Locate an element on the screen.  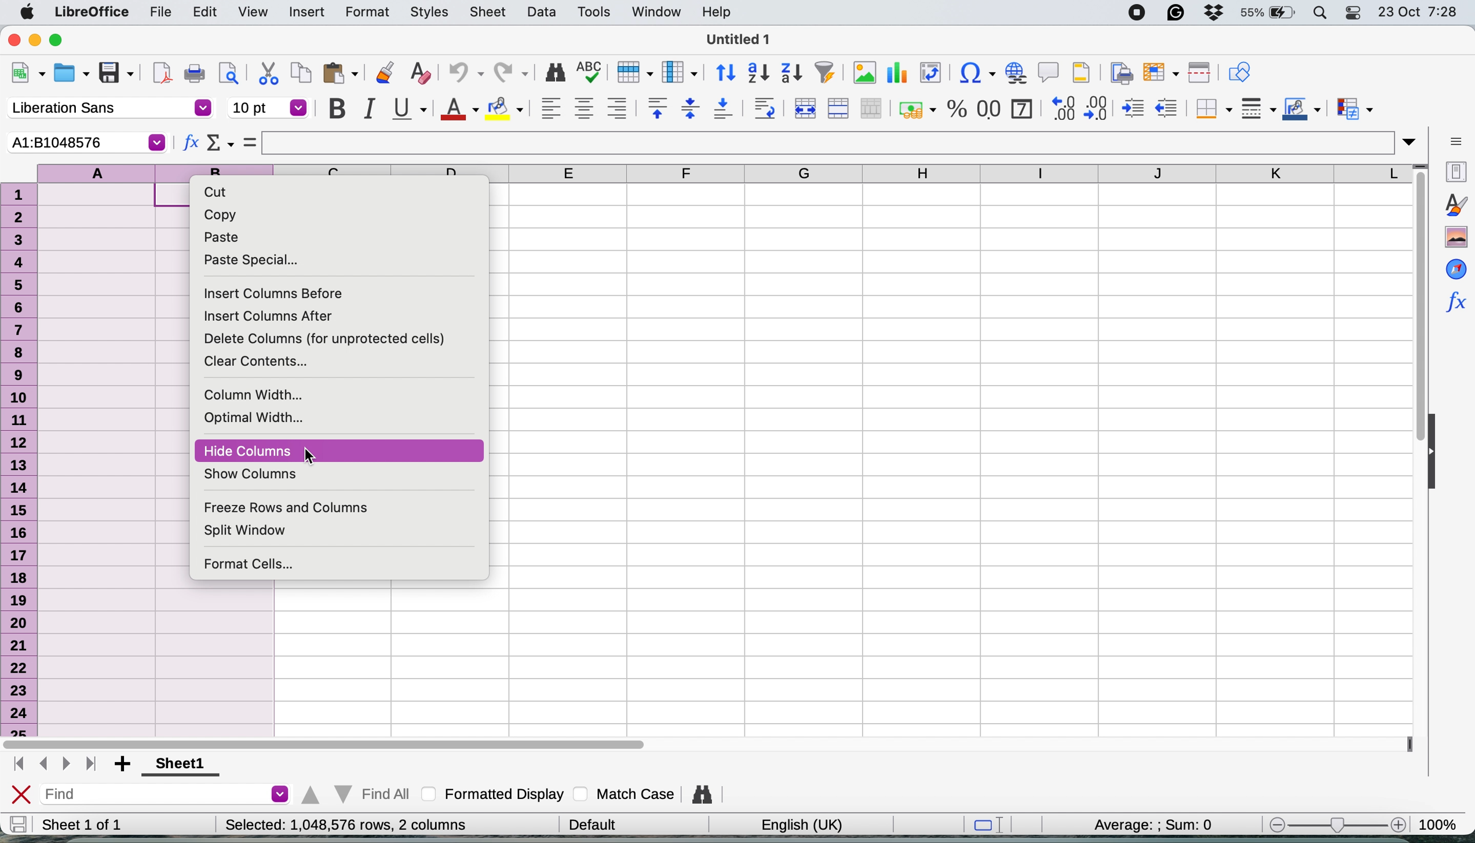
styles is located at coordinates (1452, 206).